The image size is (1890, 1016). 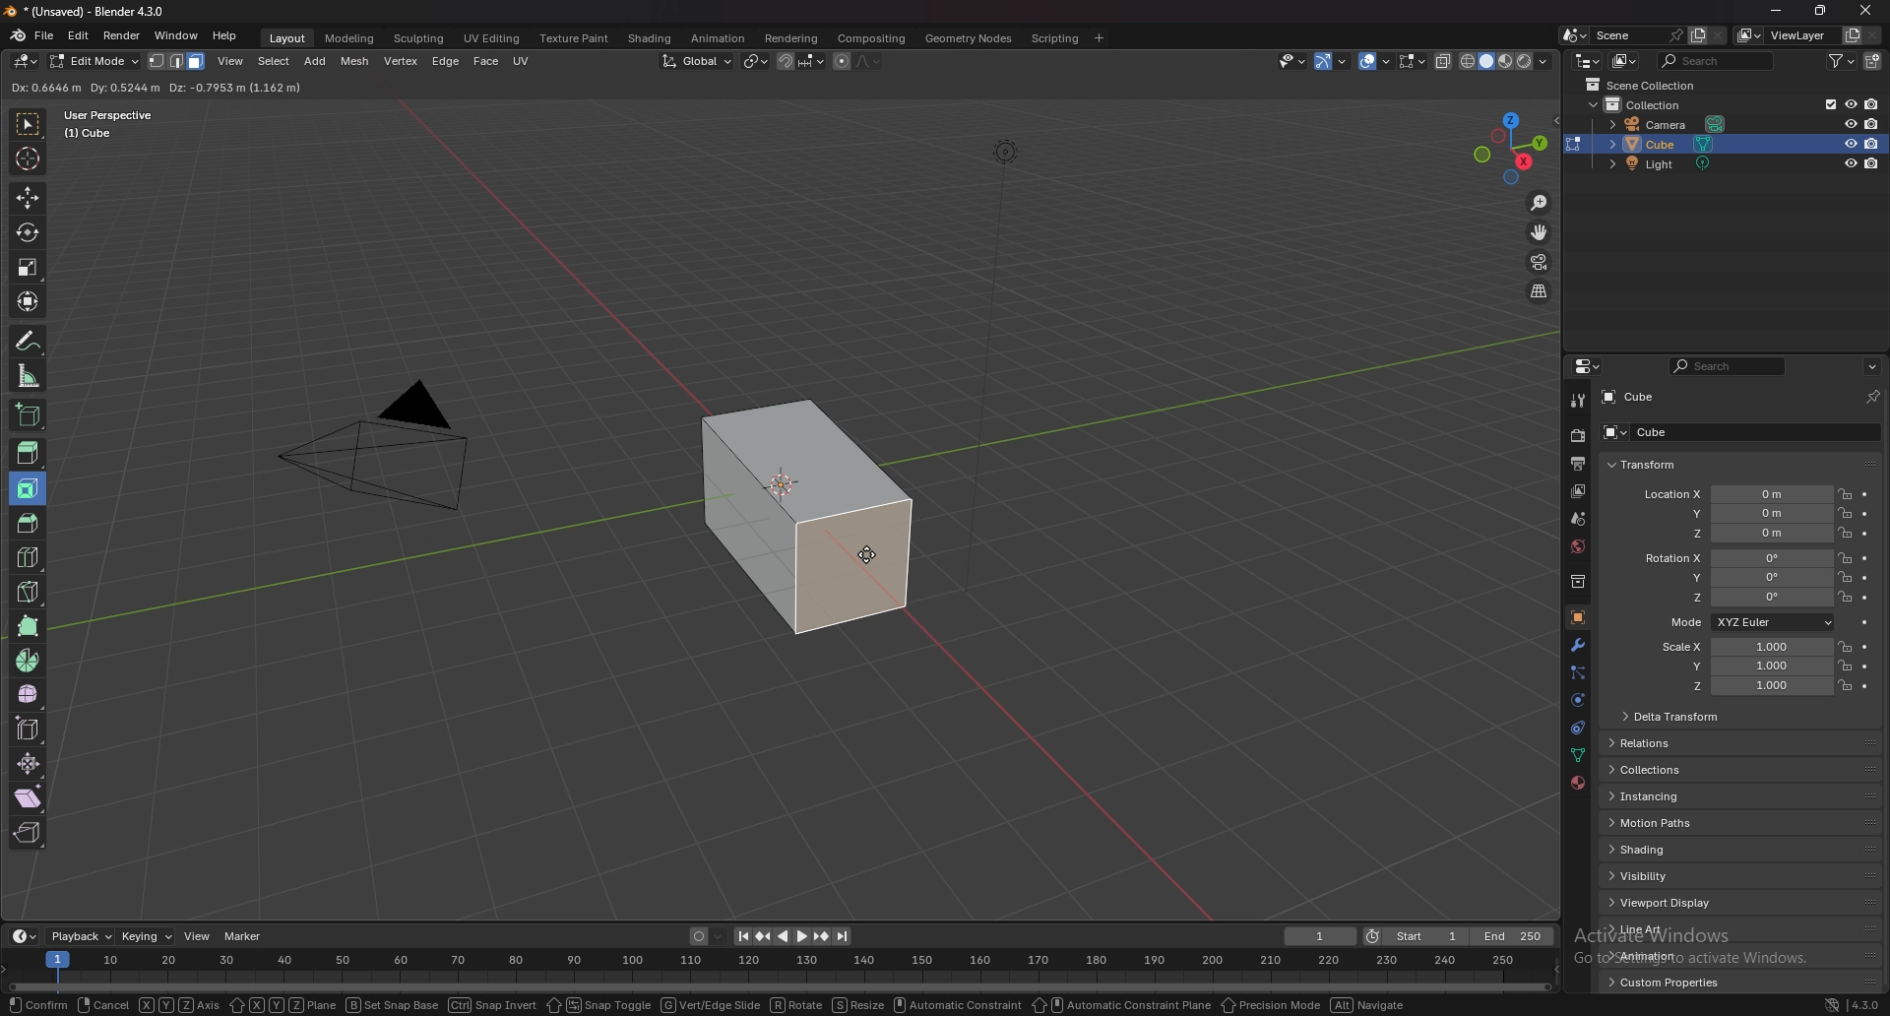 I want to click on set snap base, so click(x=393, y=1004).